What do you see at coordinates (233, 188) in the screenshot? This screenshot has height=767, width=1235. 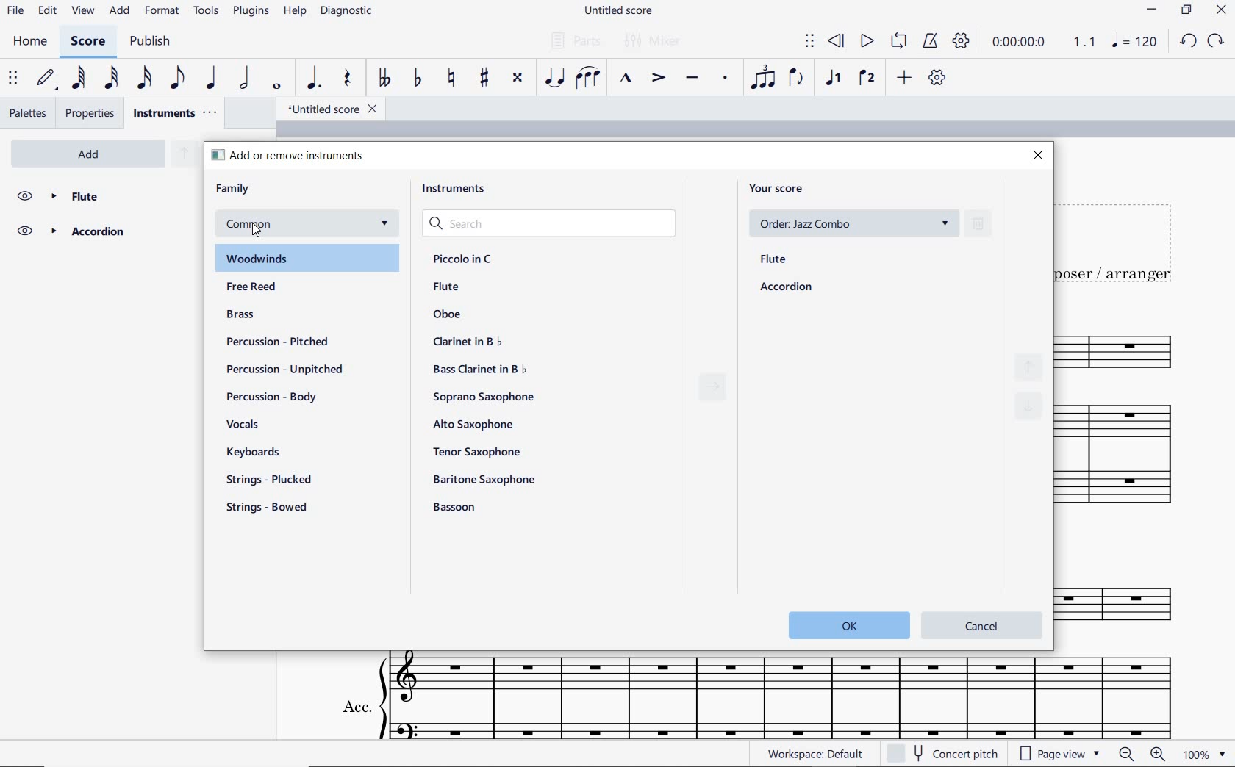 I see `family` at bounding box center [233, 188].